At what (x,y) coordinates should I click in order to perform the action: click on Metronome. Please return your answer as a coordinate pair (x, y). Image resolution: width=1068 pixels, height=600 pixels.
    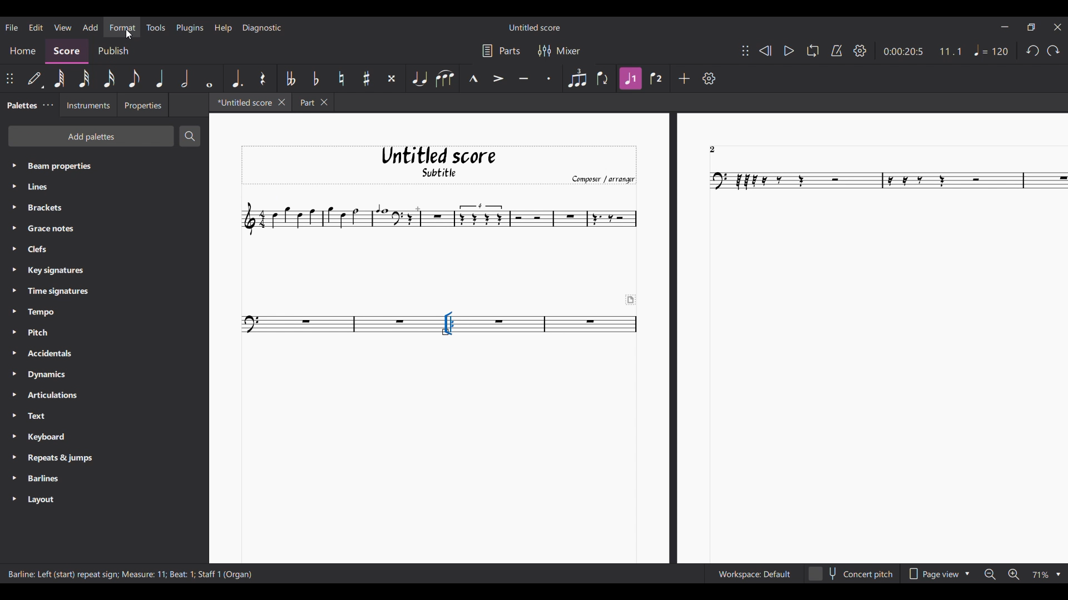
    Looking at the image, I should click on (837, 51).